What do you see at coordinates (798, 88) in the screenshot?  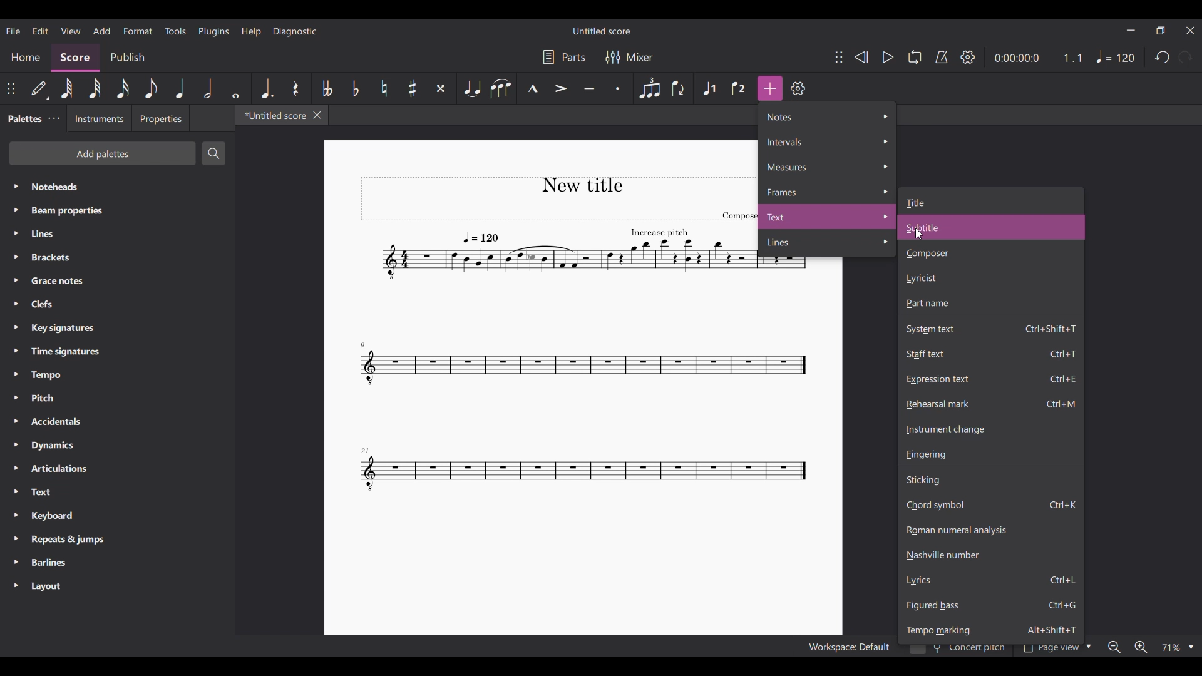 I see `Settings` at bounding box center [798, 88].